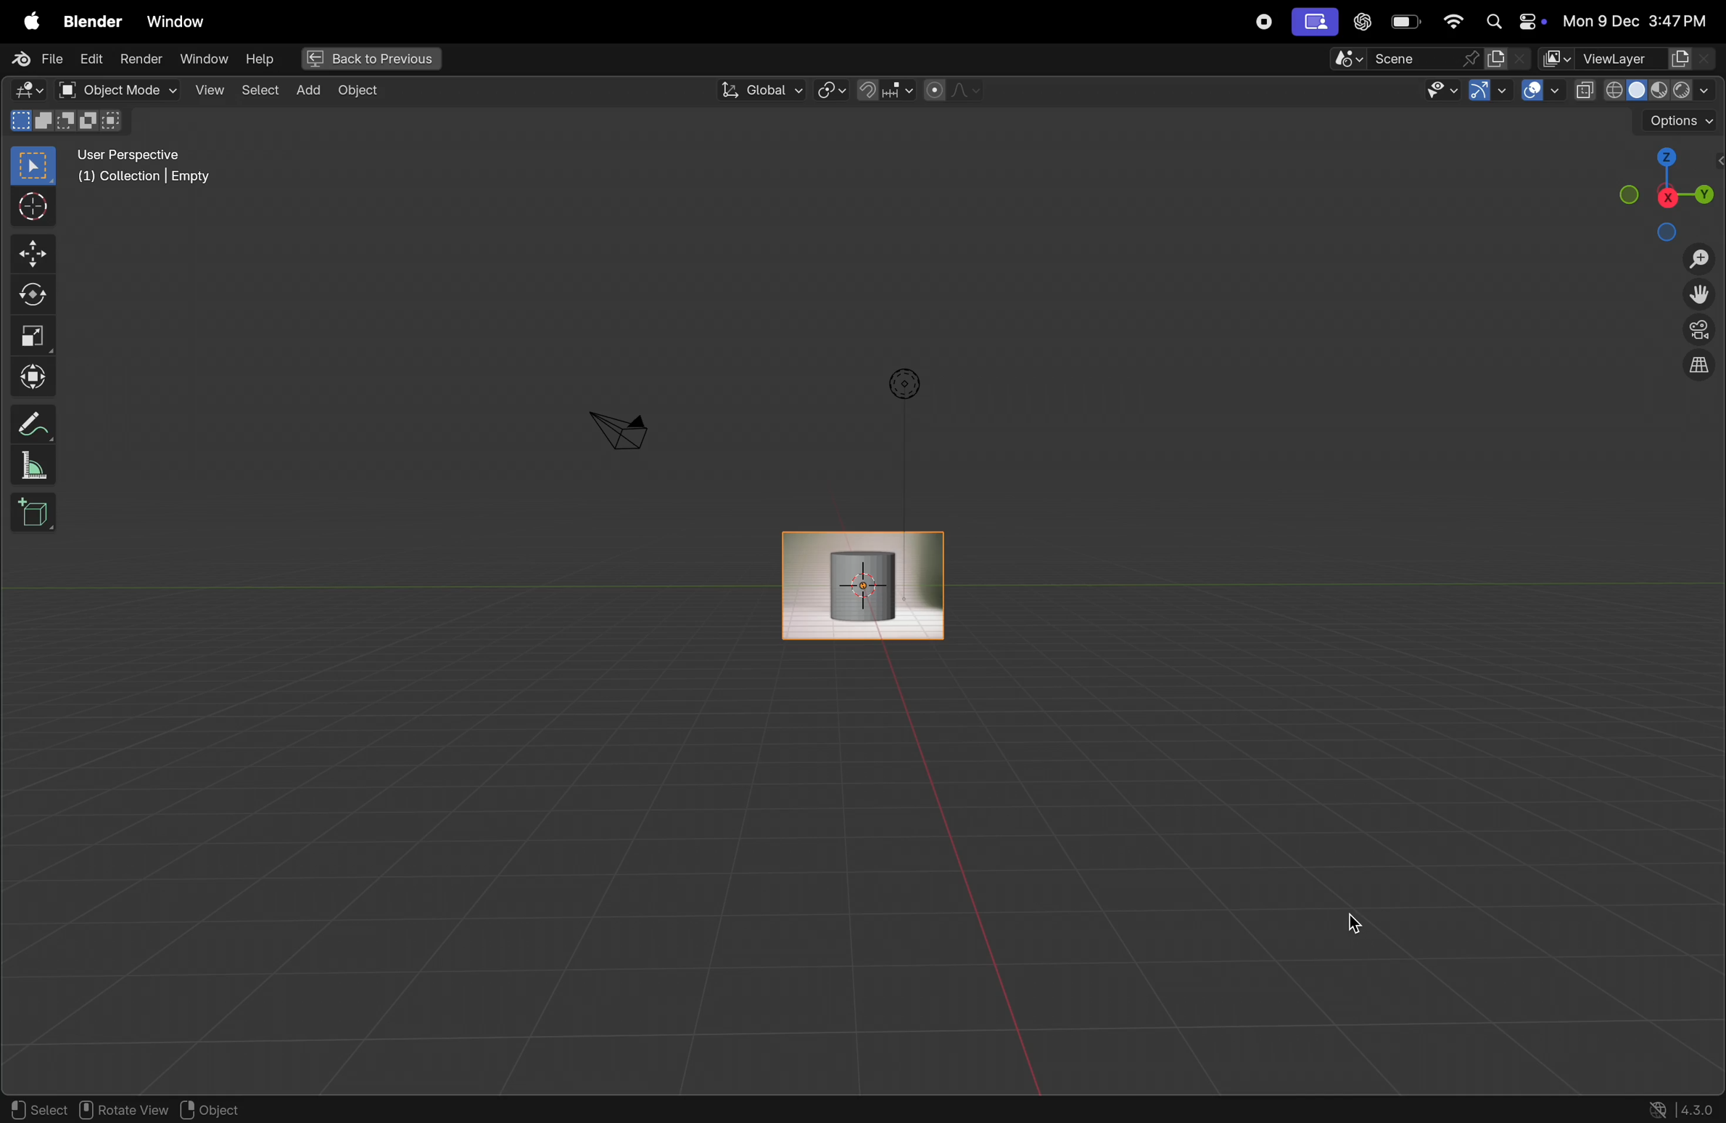 This screenshot has width=1726, height=1123. What do you see at coordinates (260, 91) in the screenshot?
I see `select` at bounding box center [260, 91].